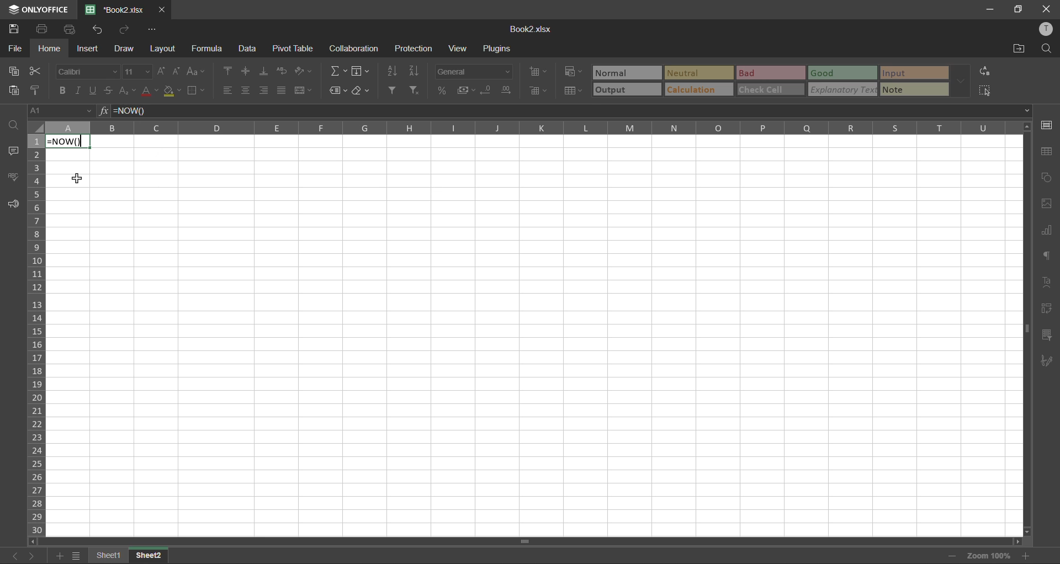 The height and width of the screenshot is (564, 1060). Describe the element at coordinates (81, 179) in the screenshot. I see `cursor` at that location.